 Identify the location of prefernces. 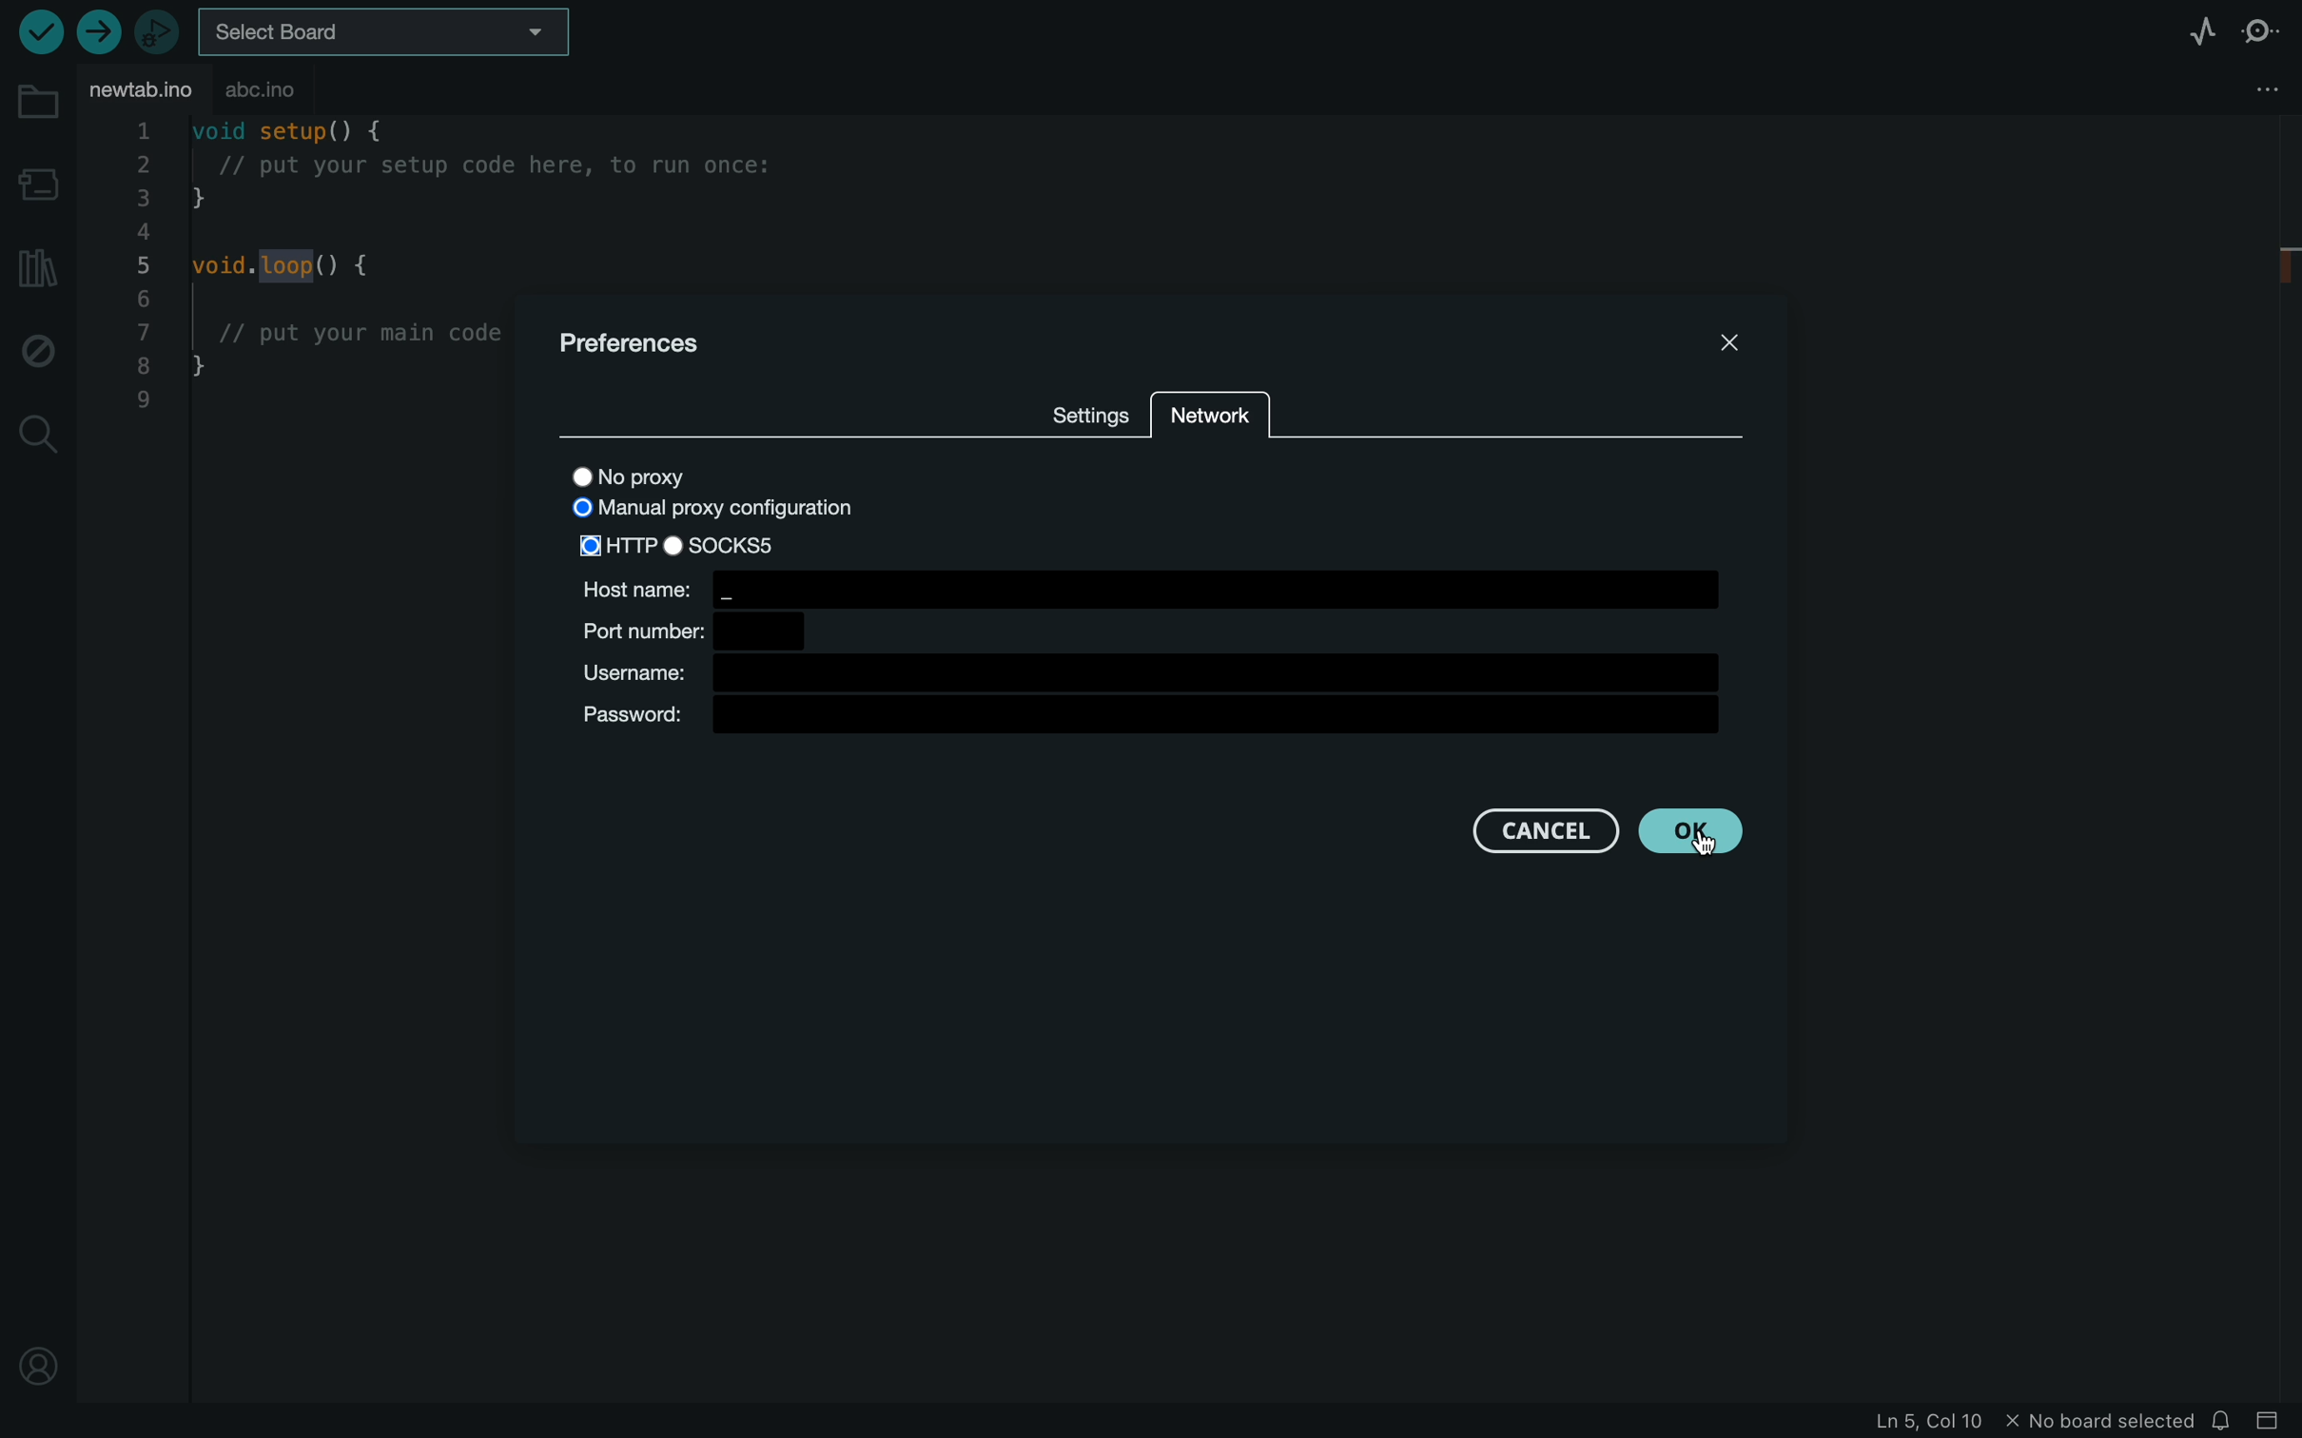
(647, 342).